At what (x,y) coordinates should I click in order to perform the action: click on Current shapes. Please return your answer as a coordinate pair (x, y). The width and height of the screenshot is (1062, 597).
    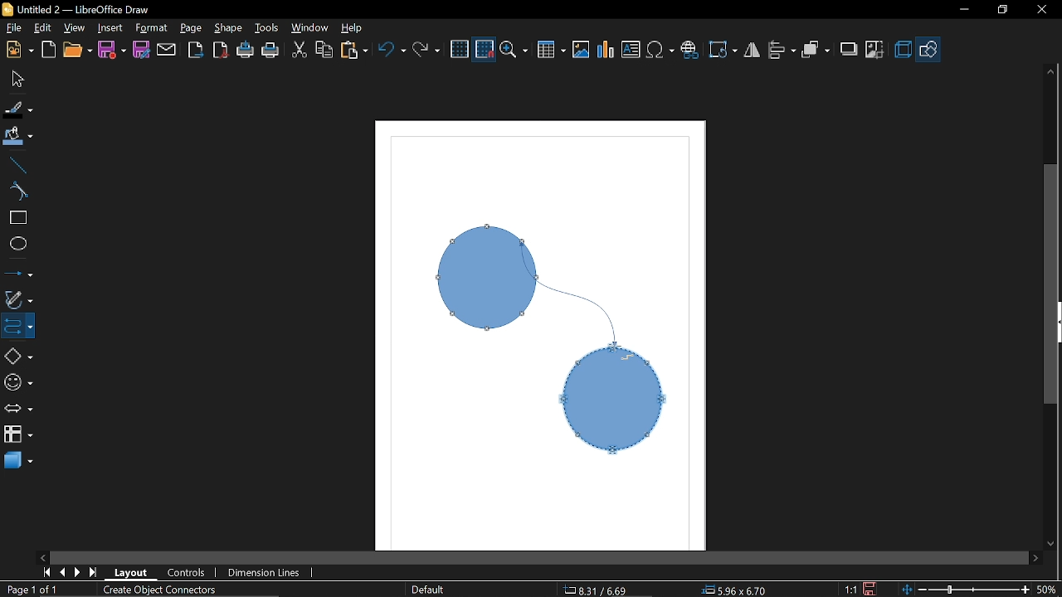
    Looking at the image, I should click on (539, 347).